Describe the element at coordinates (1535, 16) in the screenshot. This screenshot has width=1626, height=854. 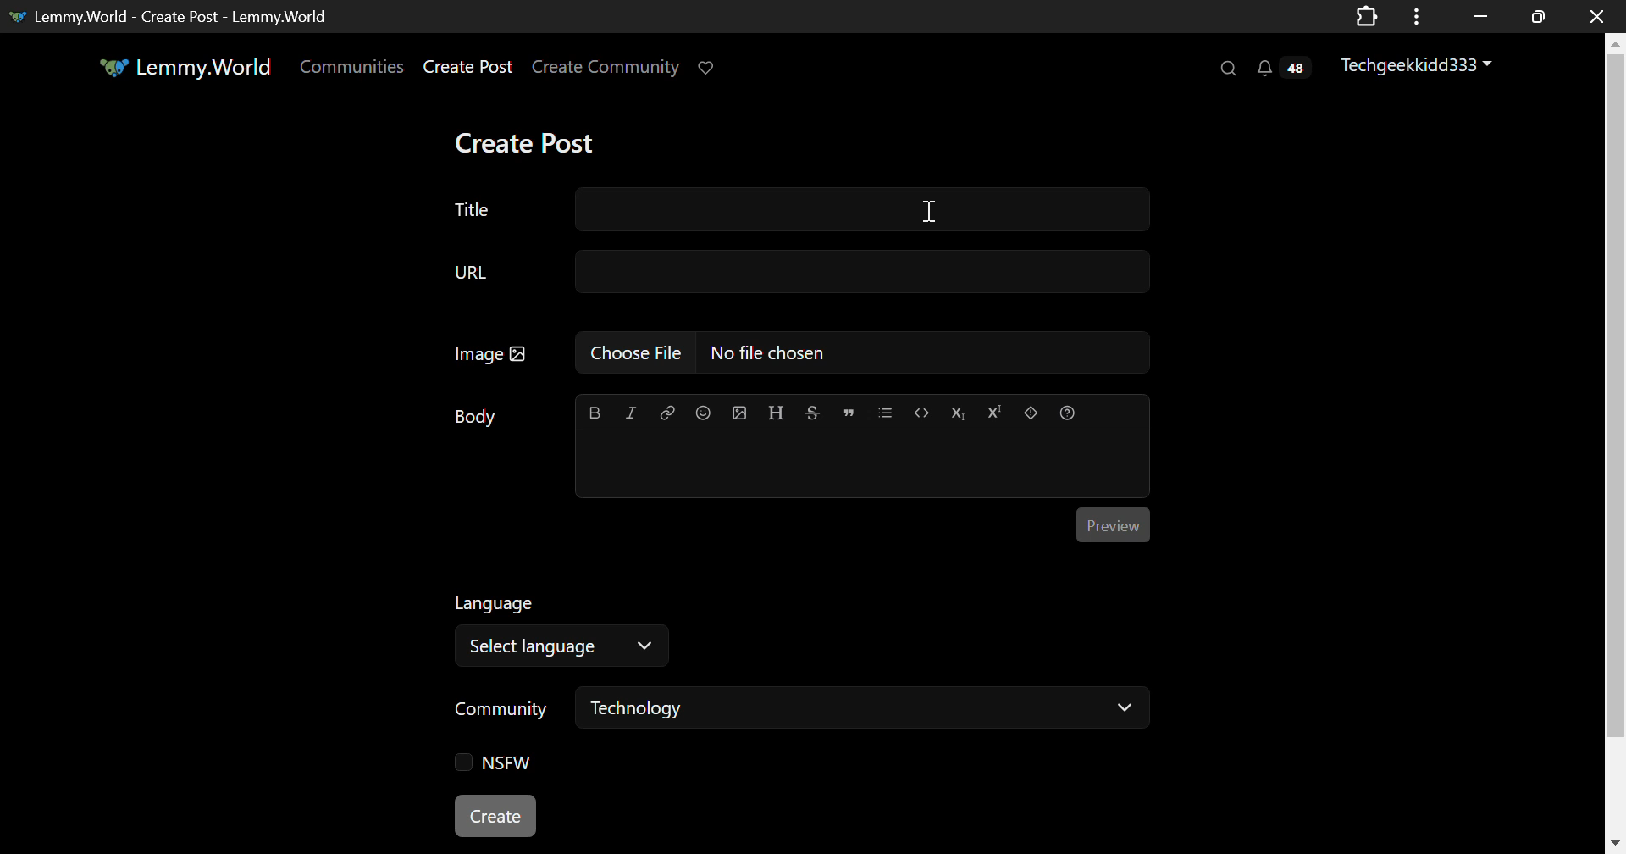
I see `Minimize Window` at that location.